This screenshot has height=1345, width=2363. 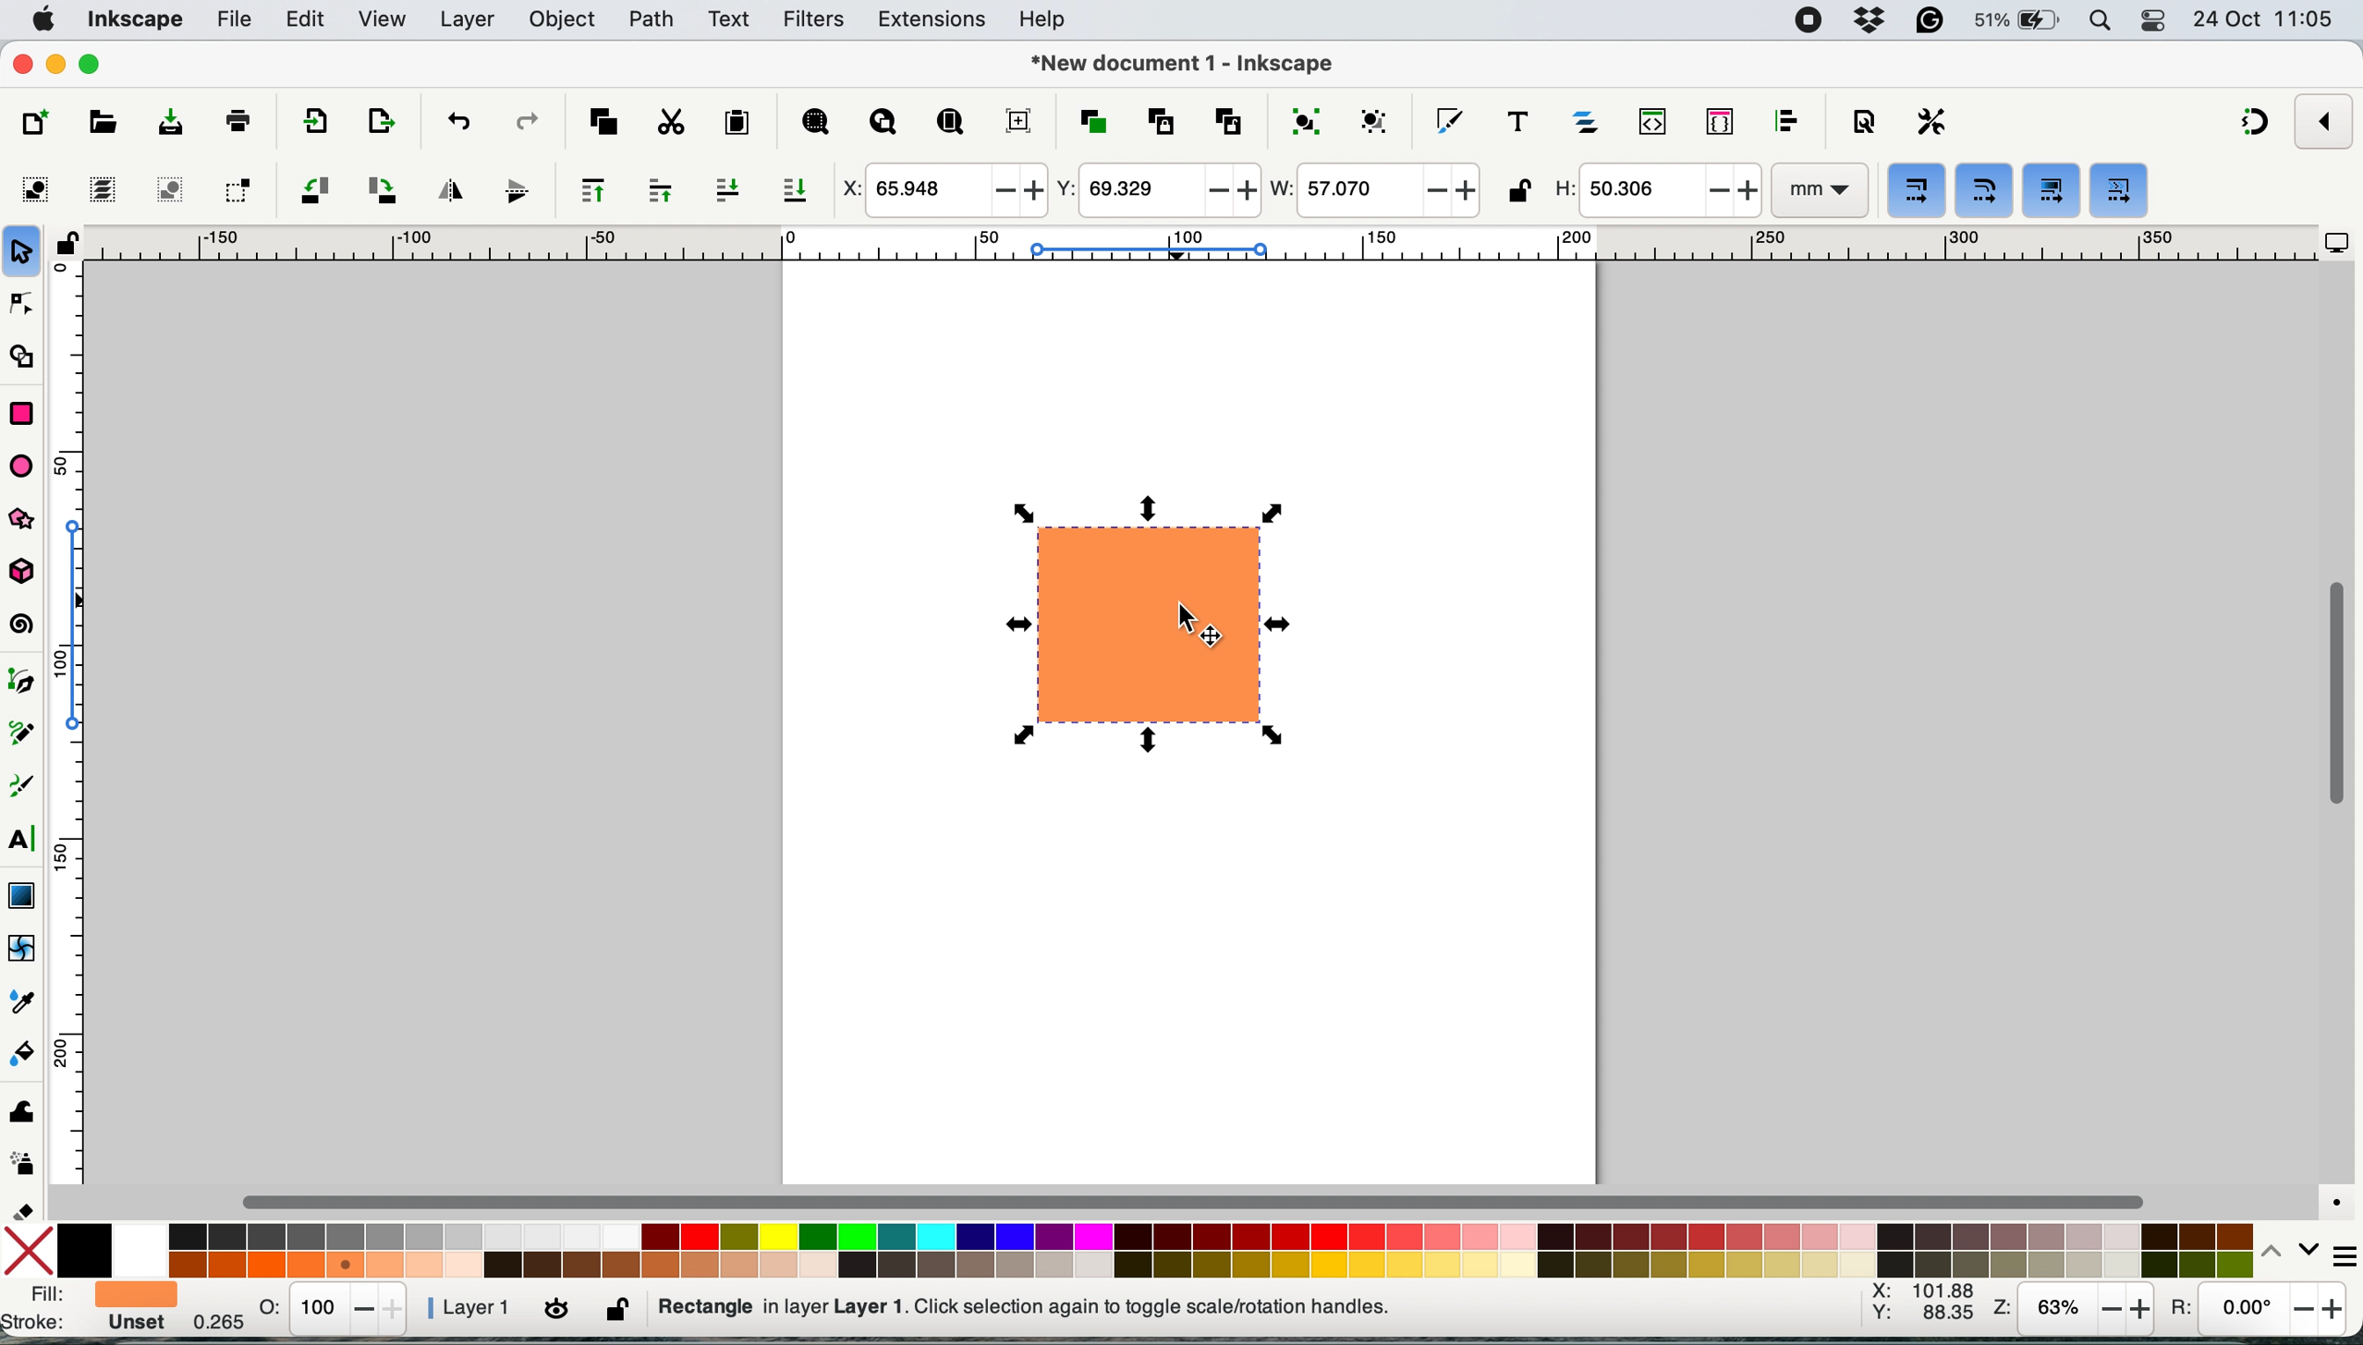 I want to click on when scaling rectangles scale the radii of rounded corners, so click(x=1981, y=192).